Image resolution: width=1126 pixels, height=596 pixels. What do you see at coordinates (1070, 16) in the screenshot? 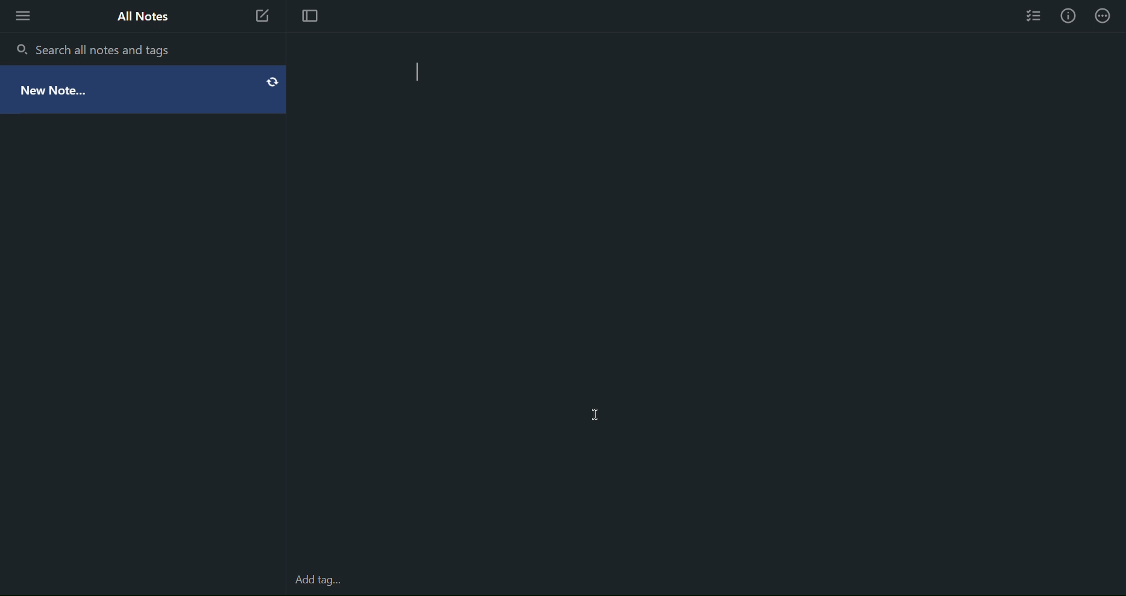
I see `Info` at bounding box center [1070, 16].